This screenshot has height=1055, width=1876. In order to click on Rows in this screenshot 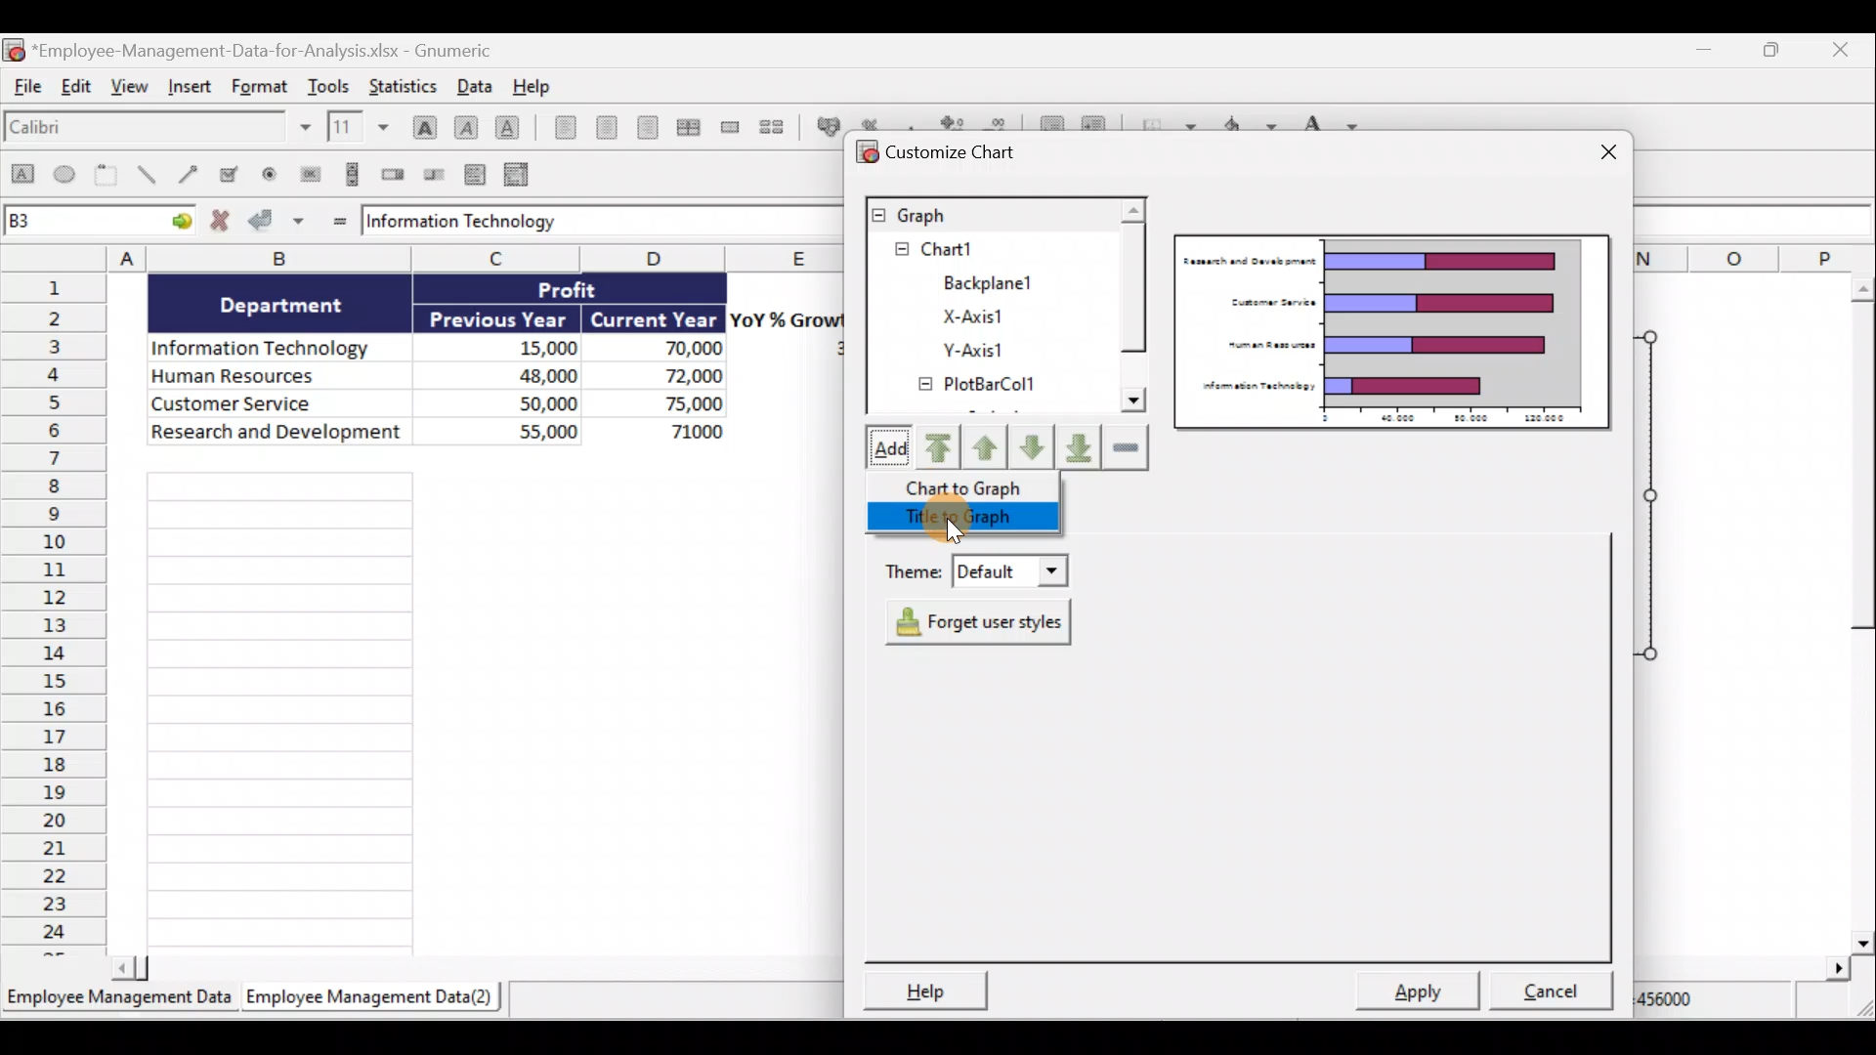, I will do `click(54, 612)`.